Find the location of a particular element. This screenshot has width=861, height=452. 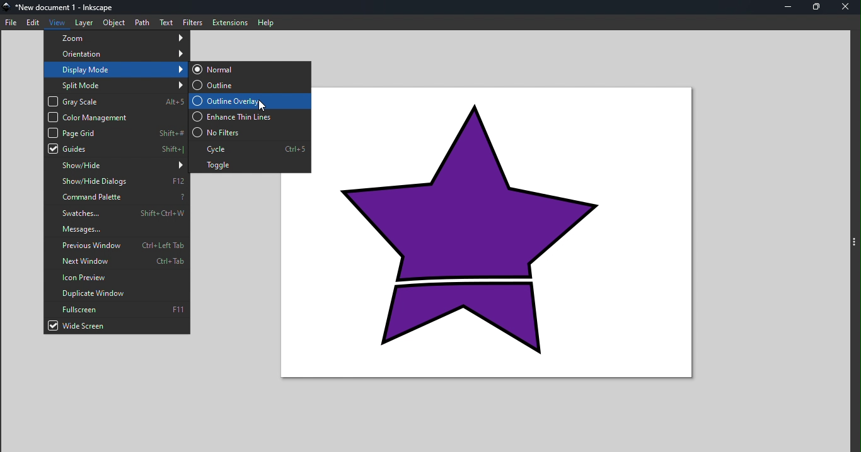

Duplicate window is located at coordinates (114, 293).